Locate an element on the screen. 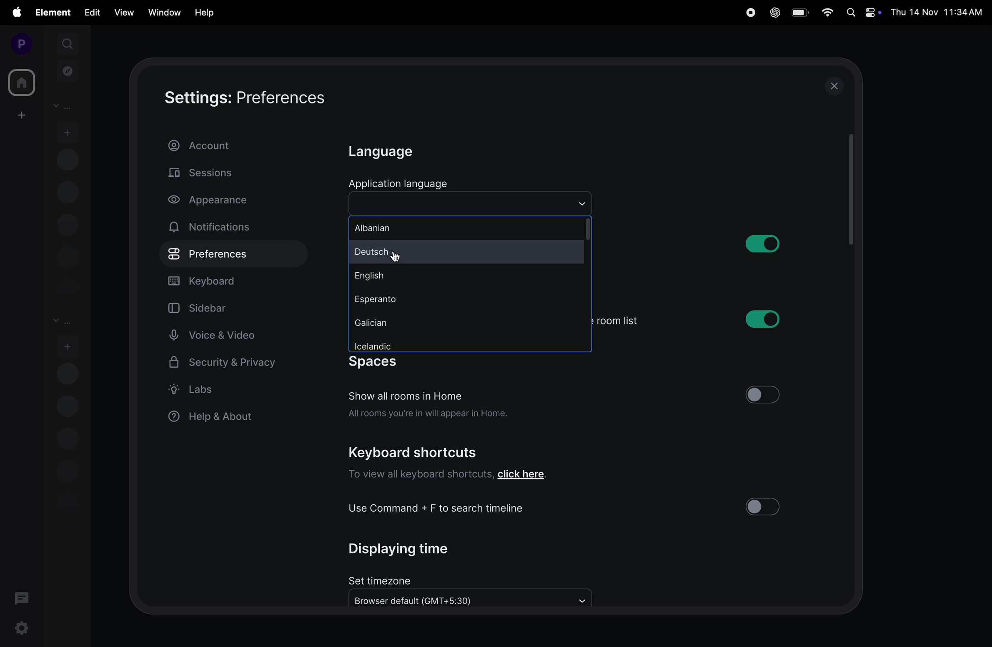 This screenshot has width=992, height=647. use command + F to search timeline is located at coordinates (574, 507).